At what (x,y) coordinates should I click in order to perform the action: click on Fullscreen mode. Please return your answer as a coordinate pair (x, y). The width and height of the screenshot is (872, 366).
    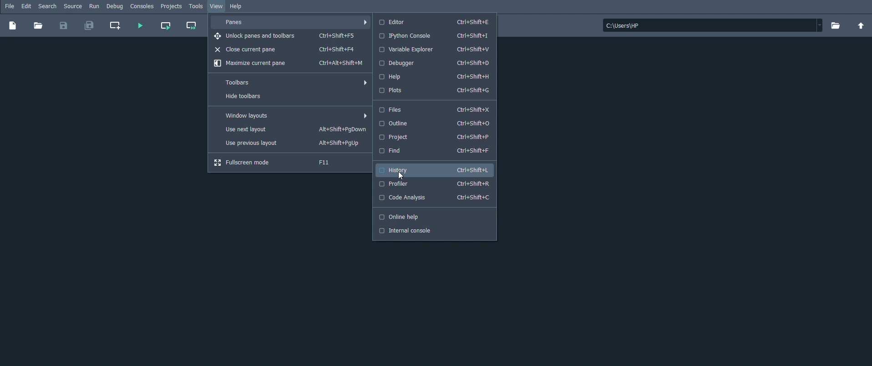
    Looking at the image, I should click on (291, 163).